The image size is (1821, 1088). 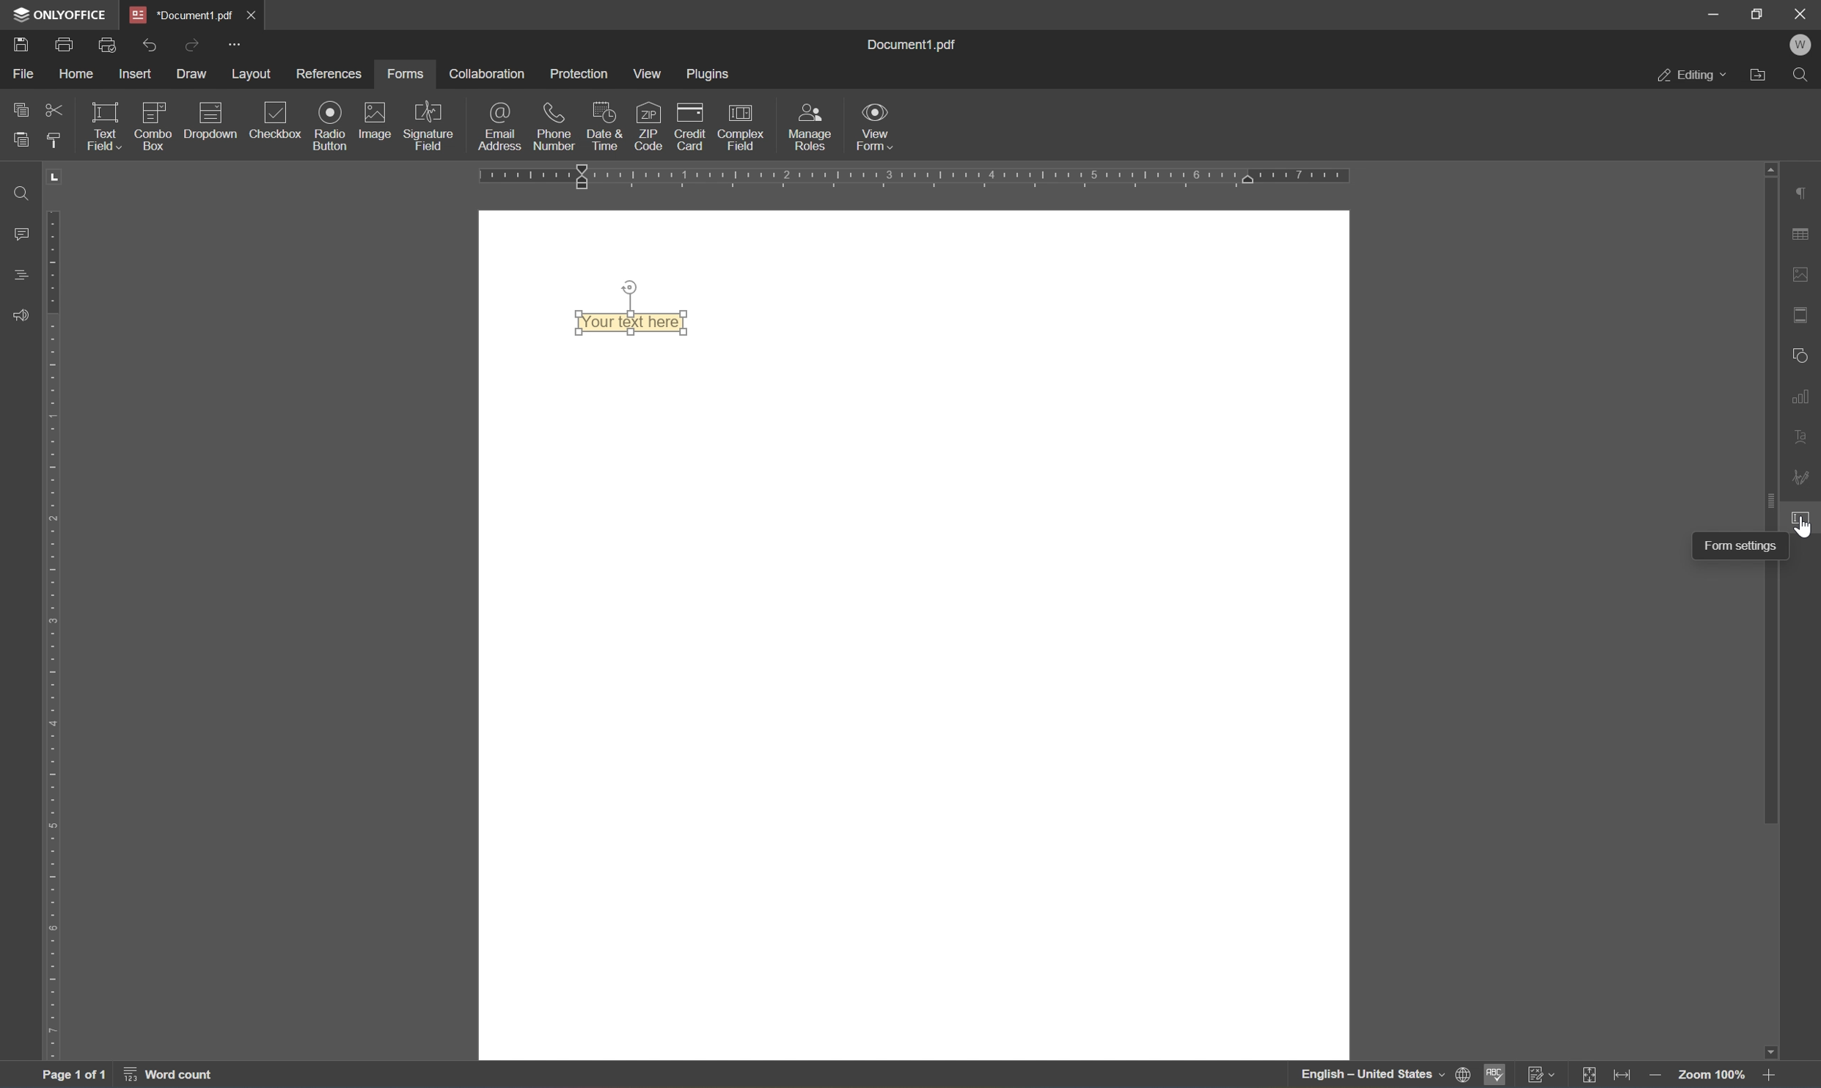 What do you see at coordinates (1801, 315) in the screenshot?
I see `header and footer settings` at bounding box center [1801, 315].